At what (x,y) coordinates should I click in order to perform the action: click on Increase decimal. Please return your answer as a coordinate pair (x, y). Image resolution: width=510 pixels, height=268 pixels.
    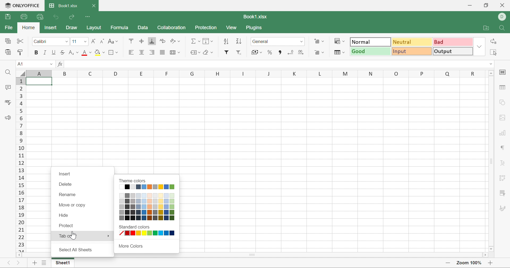
    Looking at the image, I should click on (301, 52).